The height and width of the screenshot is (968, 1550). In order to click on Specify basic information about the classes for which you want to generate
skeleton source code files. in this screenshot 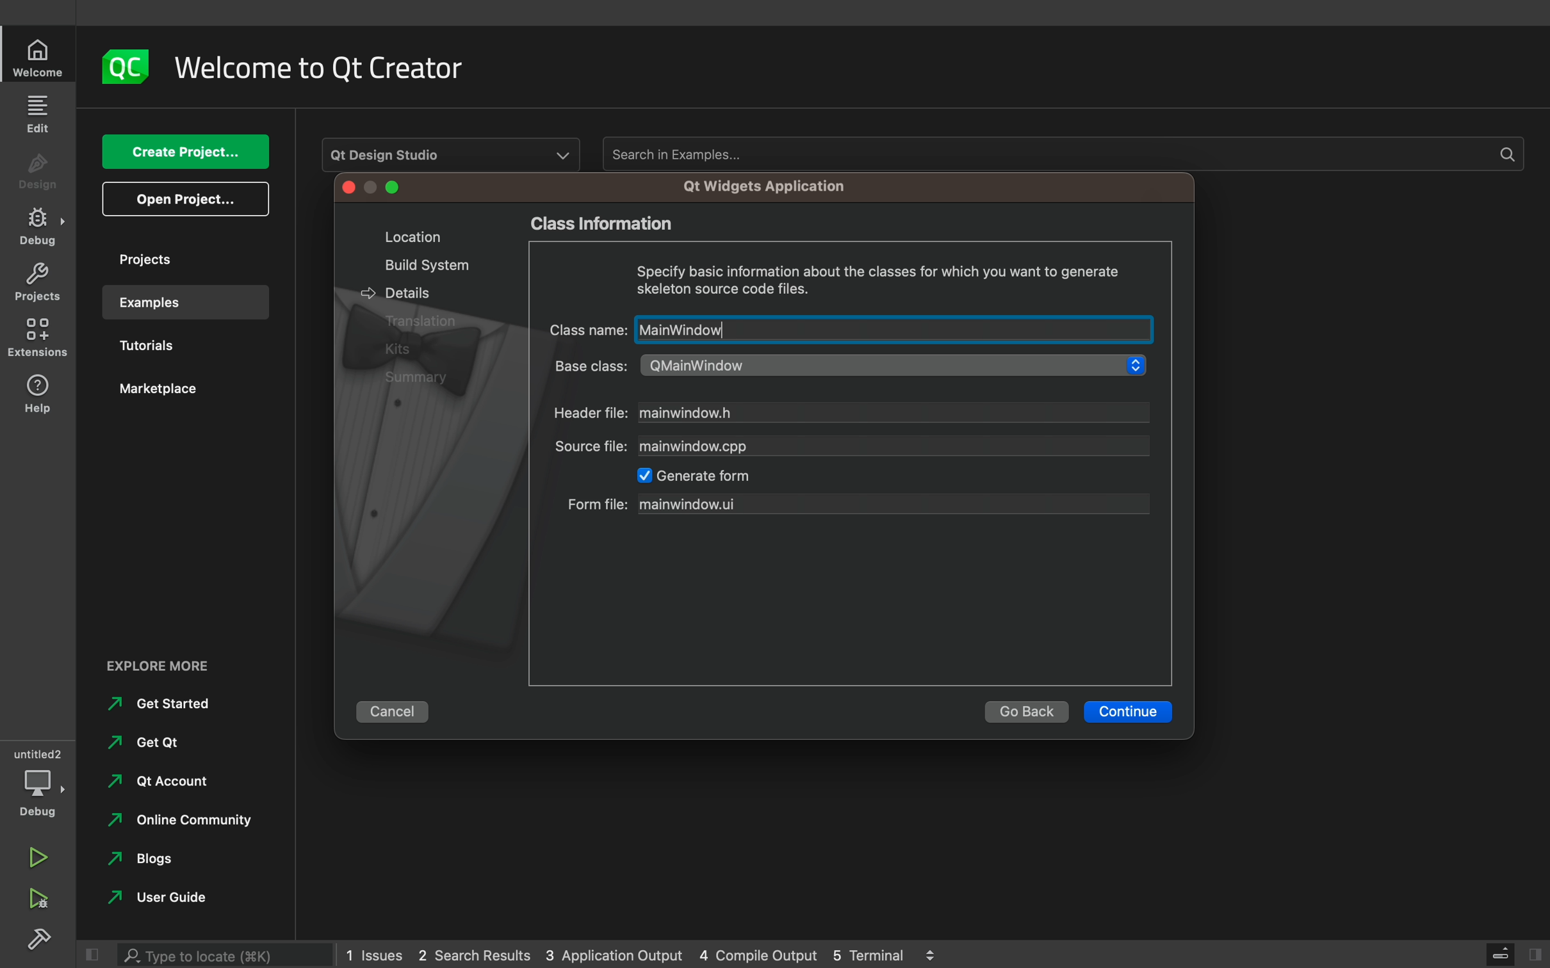, I will do `click(878, 278)`.